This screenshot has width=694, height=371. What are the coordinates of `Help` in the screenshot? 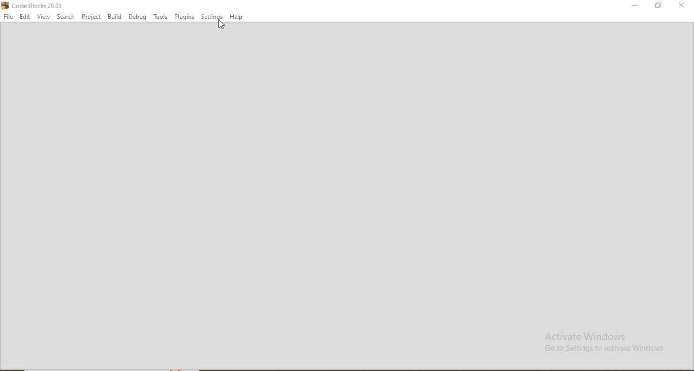 It's located at (238, 17).